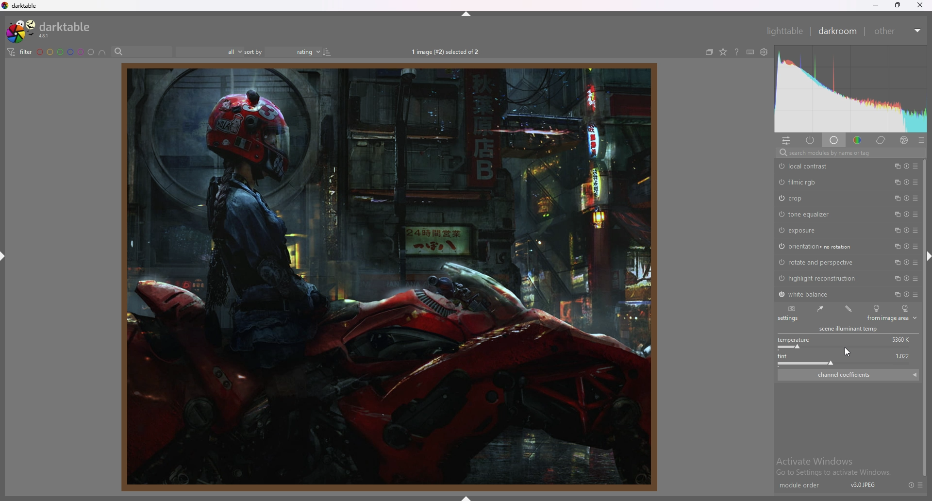 The image size is (932, 501). Describe the element at coordinates (849, 309) in the screenshot. I see `user modified` at that location.